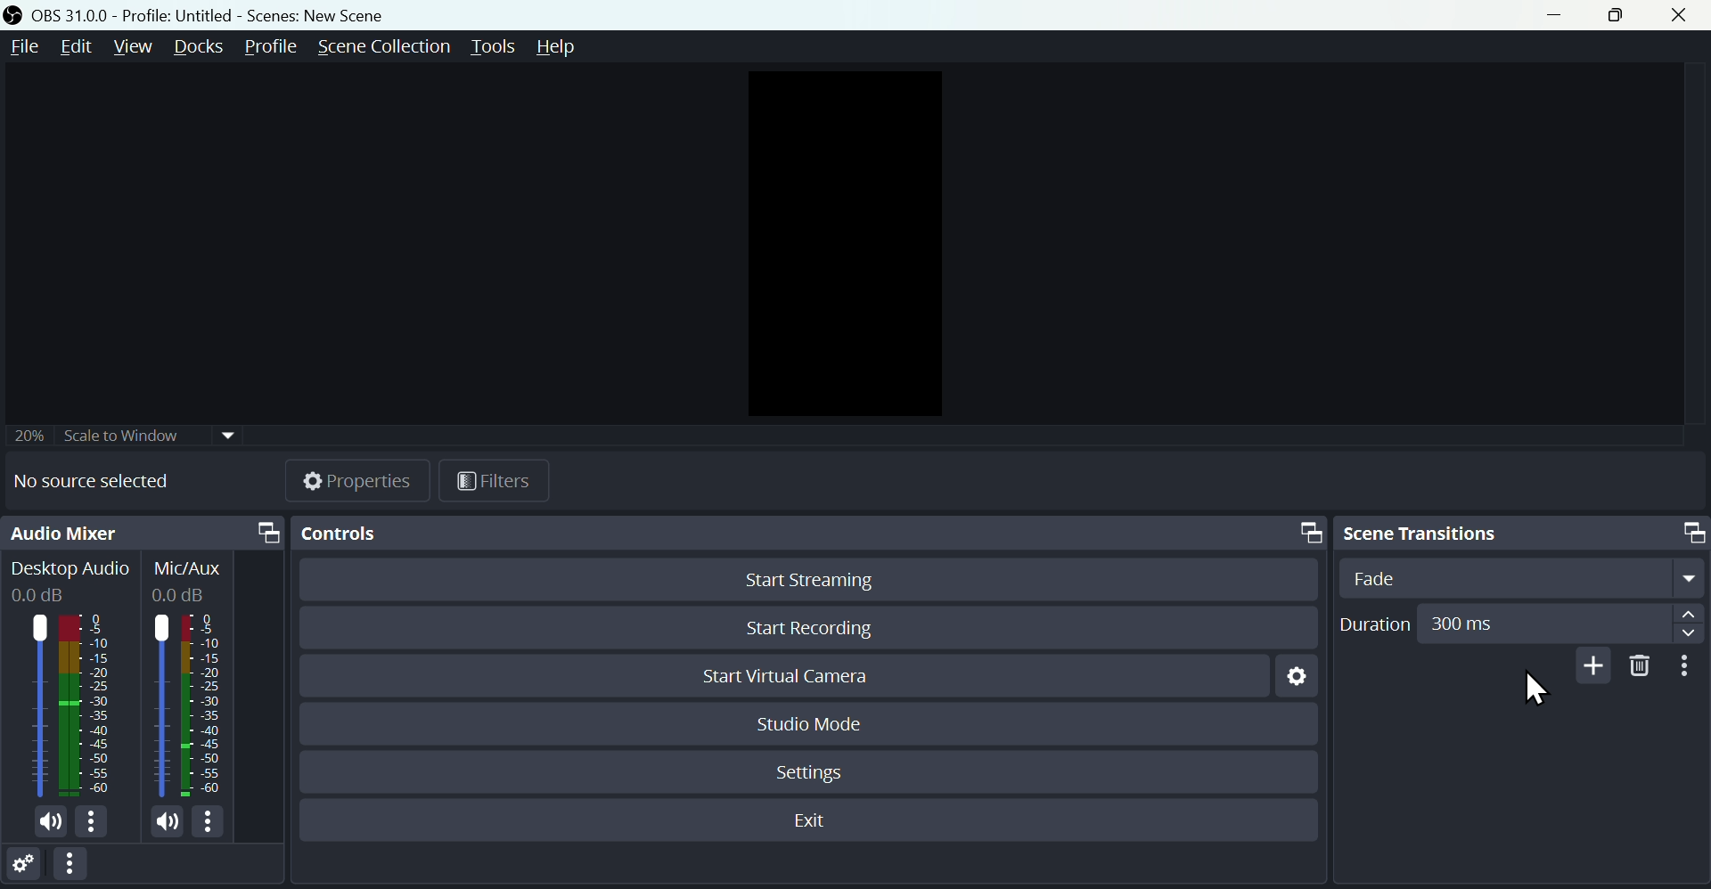 Image resolution: width=1711 pixels, height=889 pixels. I want to click on Mic/Aux, so click(159, 708).